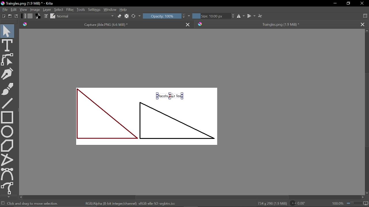 The height and width of the screenshot is (207, 369). Describe the element at coordinates (362, 4) in the screenshot. I see `Close` at that location.